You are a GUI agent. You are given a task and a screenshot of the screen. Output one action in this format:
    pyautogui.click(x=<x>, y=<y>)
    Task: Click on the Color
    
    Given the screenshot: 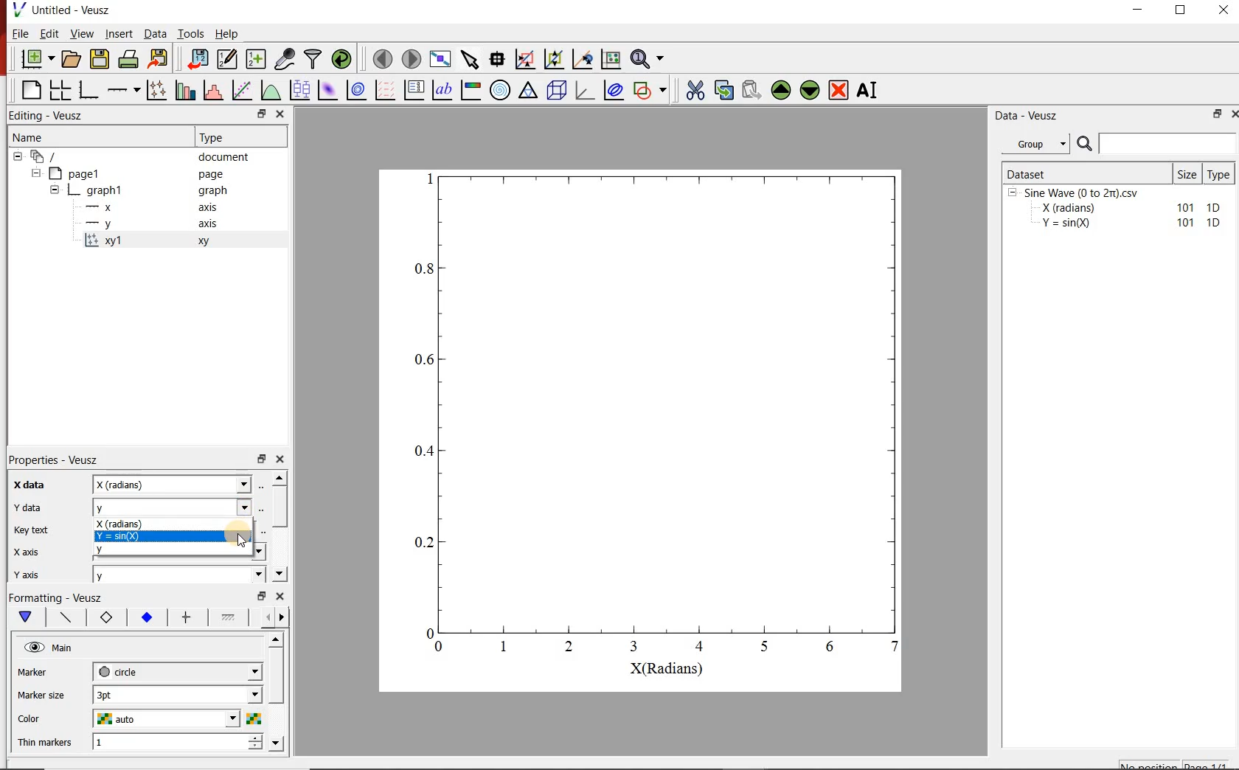 What is the action you would take?
    pyautogui.click(x=34, y=717)
    